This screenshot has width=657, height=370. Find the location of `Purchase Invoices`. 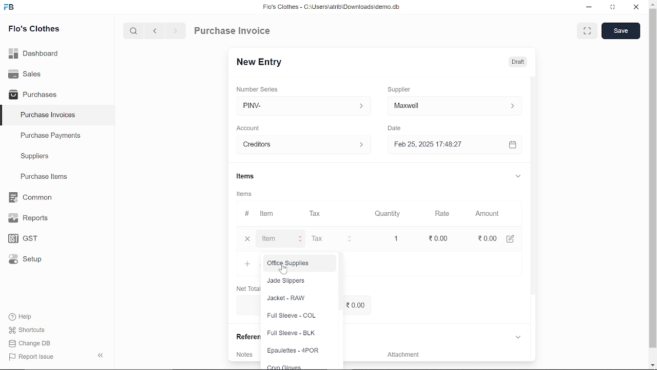

Purchase Invoices is located at coordinates (48, 116).